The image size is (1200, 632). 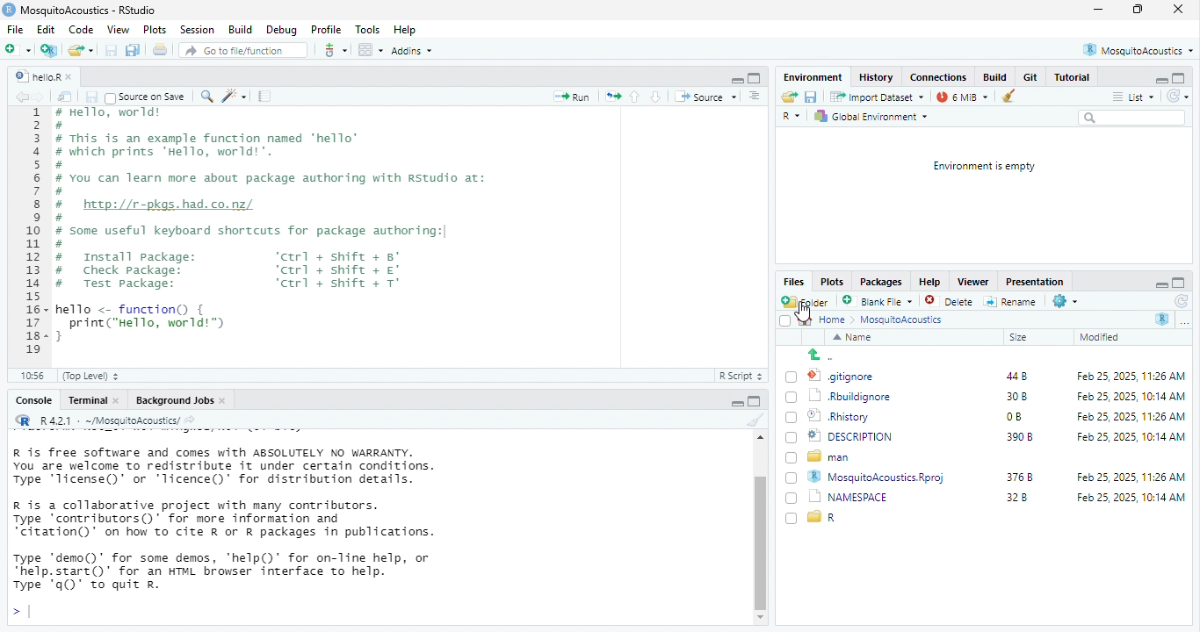 I want to click on Help, so click(x=929, y=283).